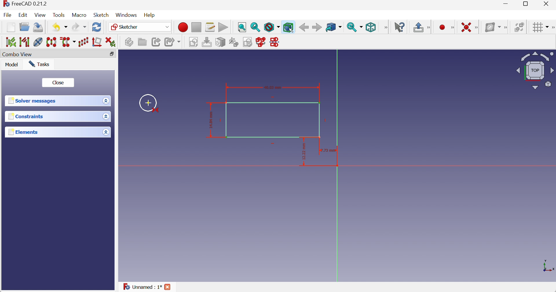 The height and width of the screenshot is (292, 556). What do you see at coordinates (150, 15) in the screenshot?
I see `Help` at bounding box center [150, 15].